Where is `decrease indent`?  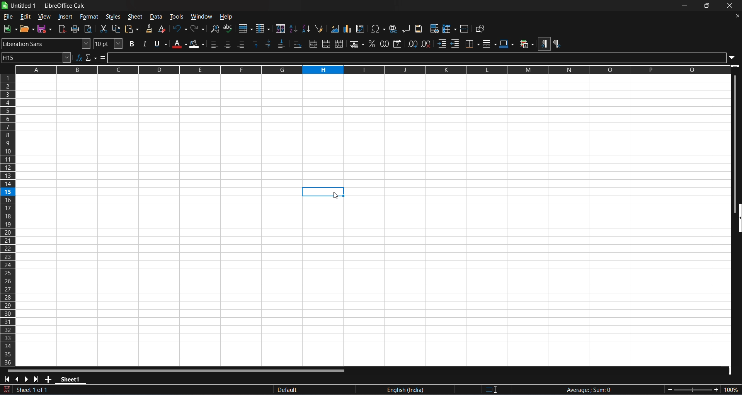
decrease indent is located at coordinates (455, 43).